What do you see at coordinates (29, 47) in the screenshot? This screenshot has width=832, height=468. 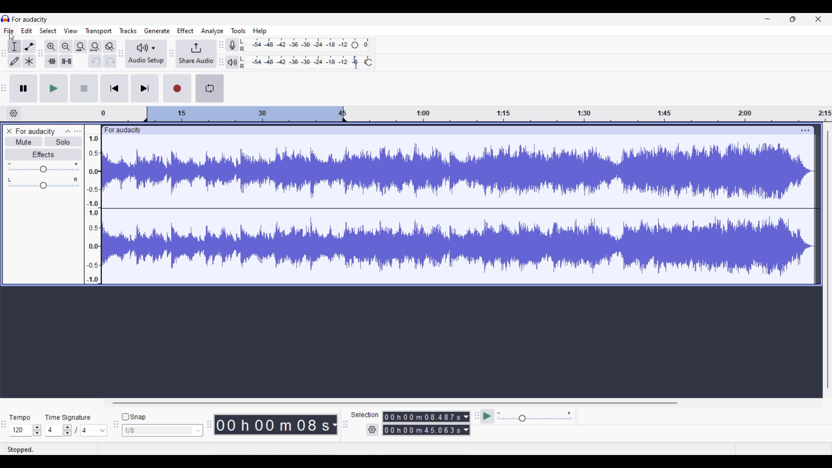 I see `Envelop tool` at bounding box center [29, 47].